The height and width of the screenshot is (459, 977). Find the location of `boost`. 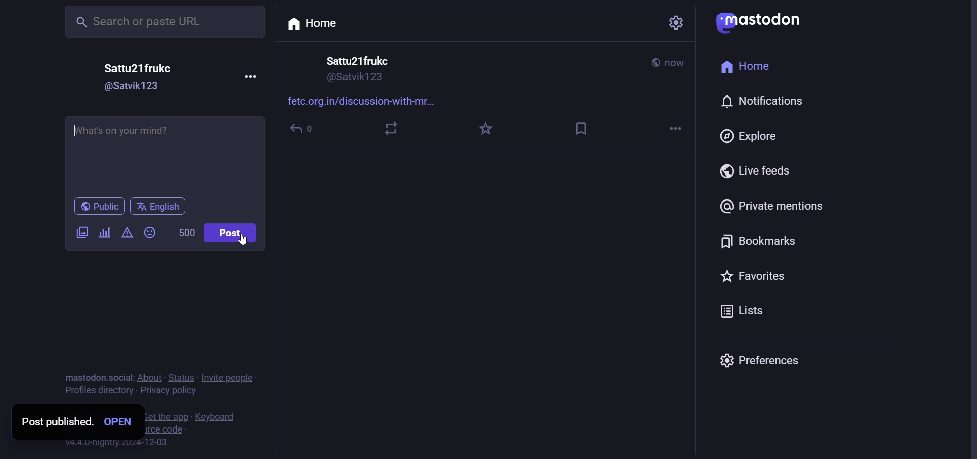

boost is located at coordinates (388, 128).